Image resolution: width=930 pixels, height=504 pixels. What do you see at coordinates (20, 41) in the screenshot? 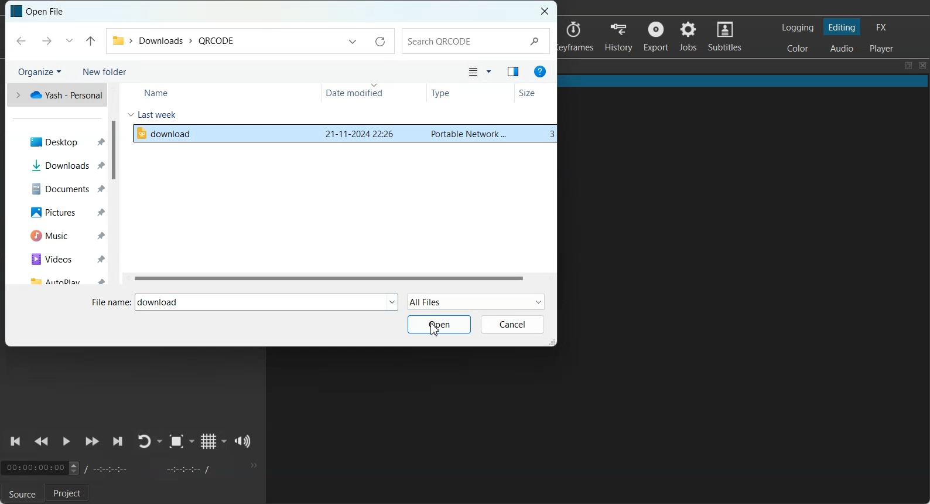
I see `Back` at bounding box center [20, 41].